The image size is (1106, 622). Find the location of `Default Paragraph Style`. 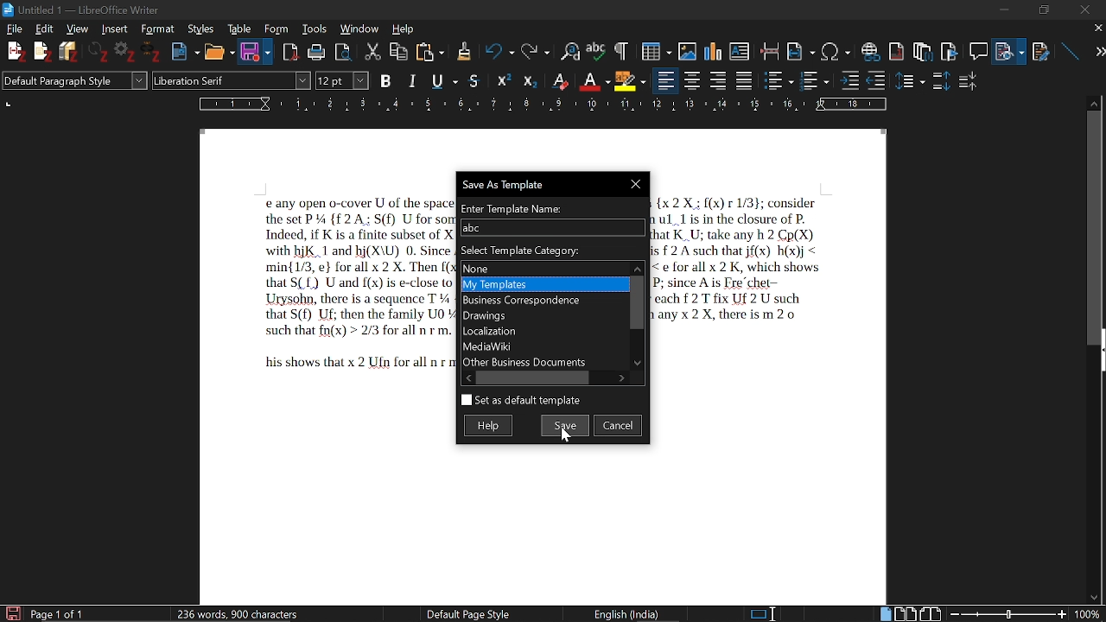

Default Paragraph Style is located at coordinates (73, 82).